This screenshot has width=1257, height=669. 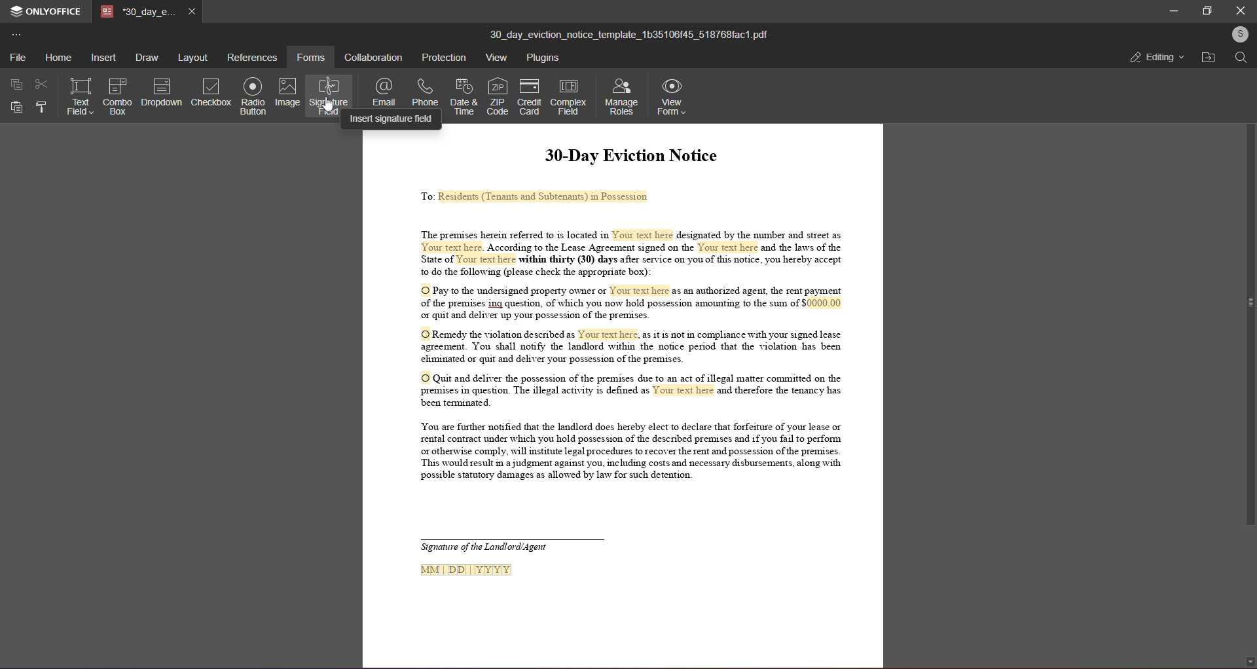 What do you see at coordinates (81, 94) in the screenshot?
I see `text field` at bounding box center [81, 94].